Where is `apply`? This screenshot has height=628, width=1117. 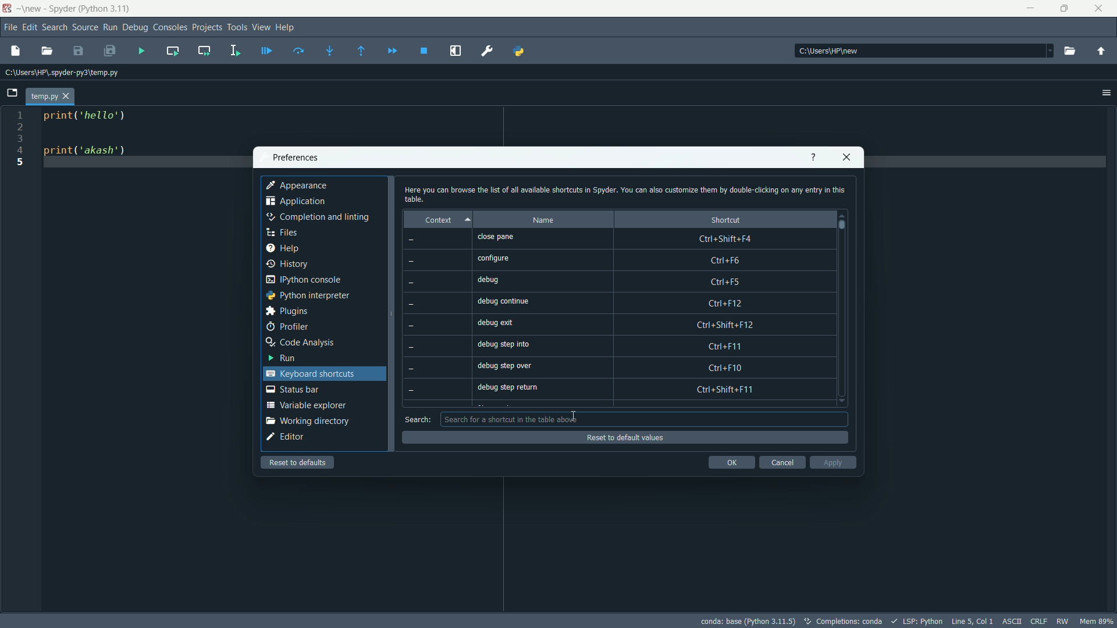
apply is located at coordinates (832, 462).